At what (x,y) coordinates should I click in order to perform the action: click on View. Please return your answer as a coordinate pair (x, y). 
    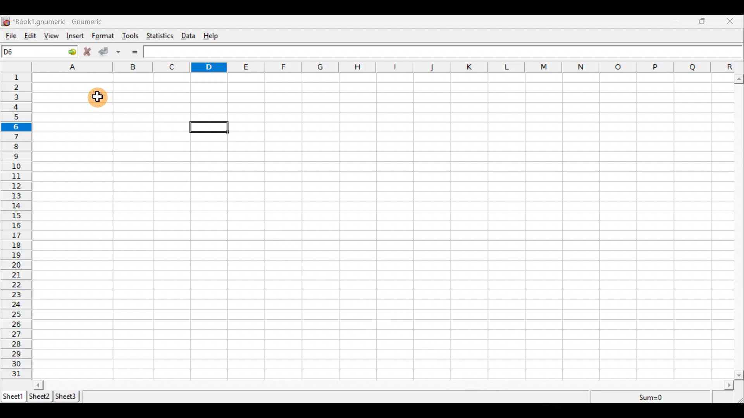
    Looking at the image, I should click on (52, 37).